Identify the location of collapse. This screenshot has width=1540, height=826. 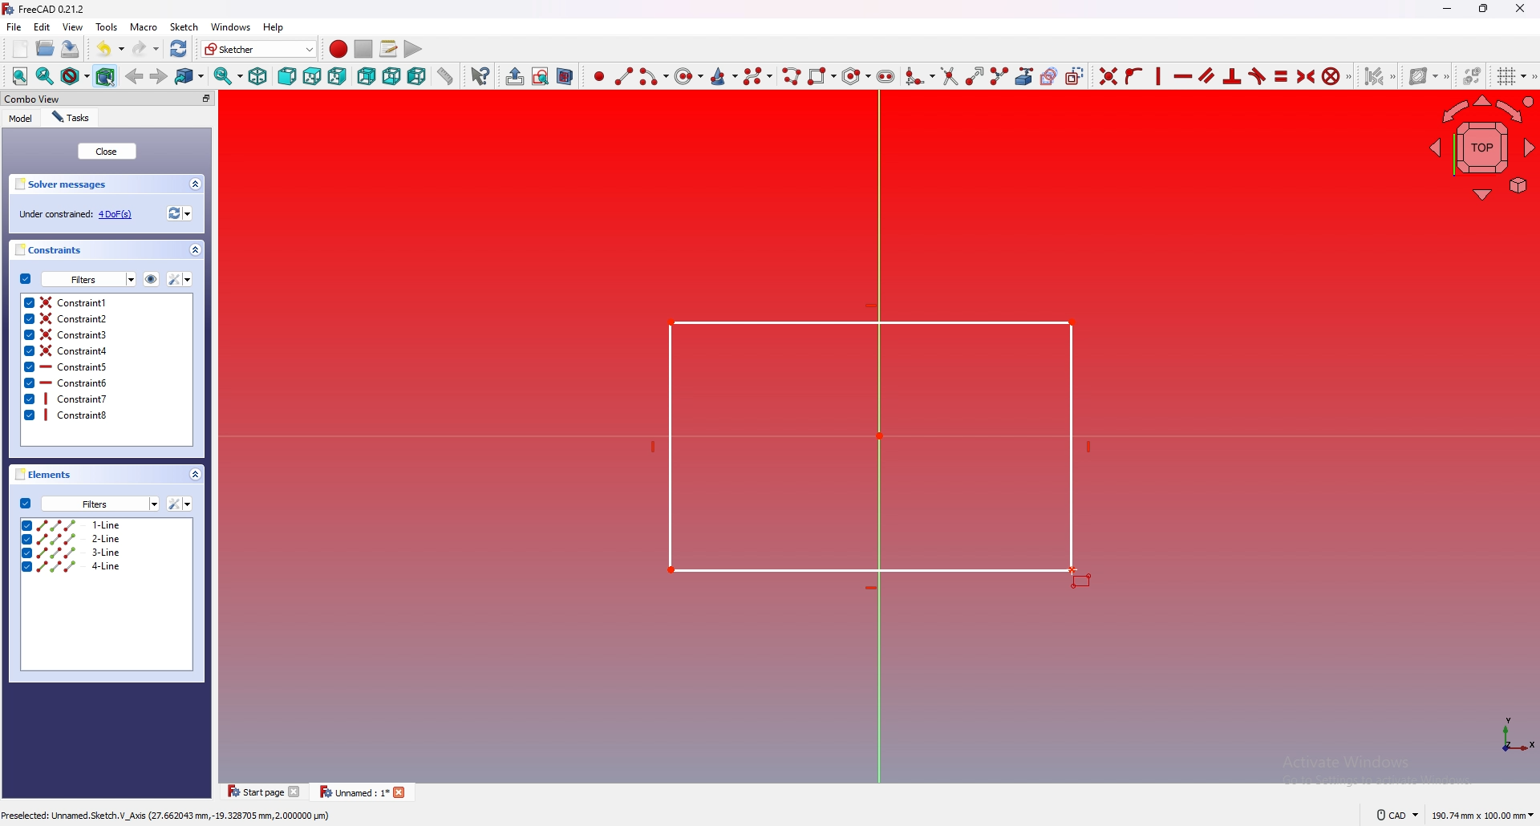
(194, 474).